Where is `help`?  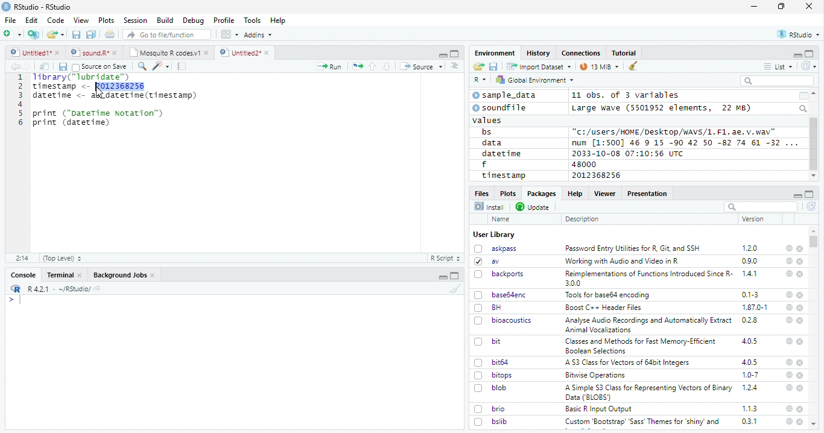 help is located at coordinates (788, 422).